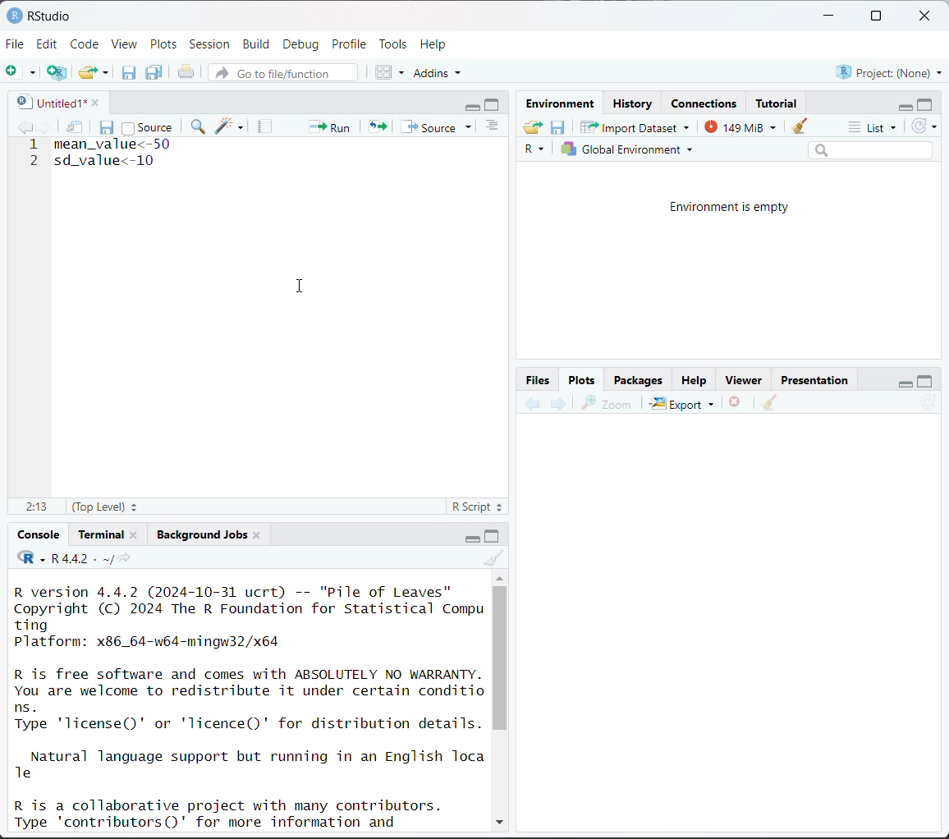 This screenshot has height=839, width=949. What do you see at coordinates (495, 127) in the screenshot?
I see `show document outline` at bounding box center [495, 127].